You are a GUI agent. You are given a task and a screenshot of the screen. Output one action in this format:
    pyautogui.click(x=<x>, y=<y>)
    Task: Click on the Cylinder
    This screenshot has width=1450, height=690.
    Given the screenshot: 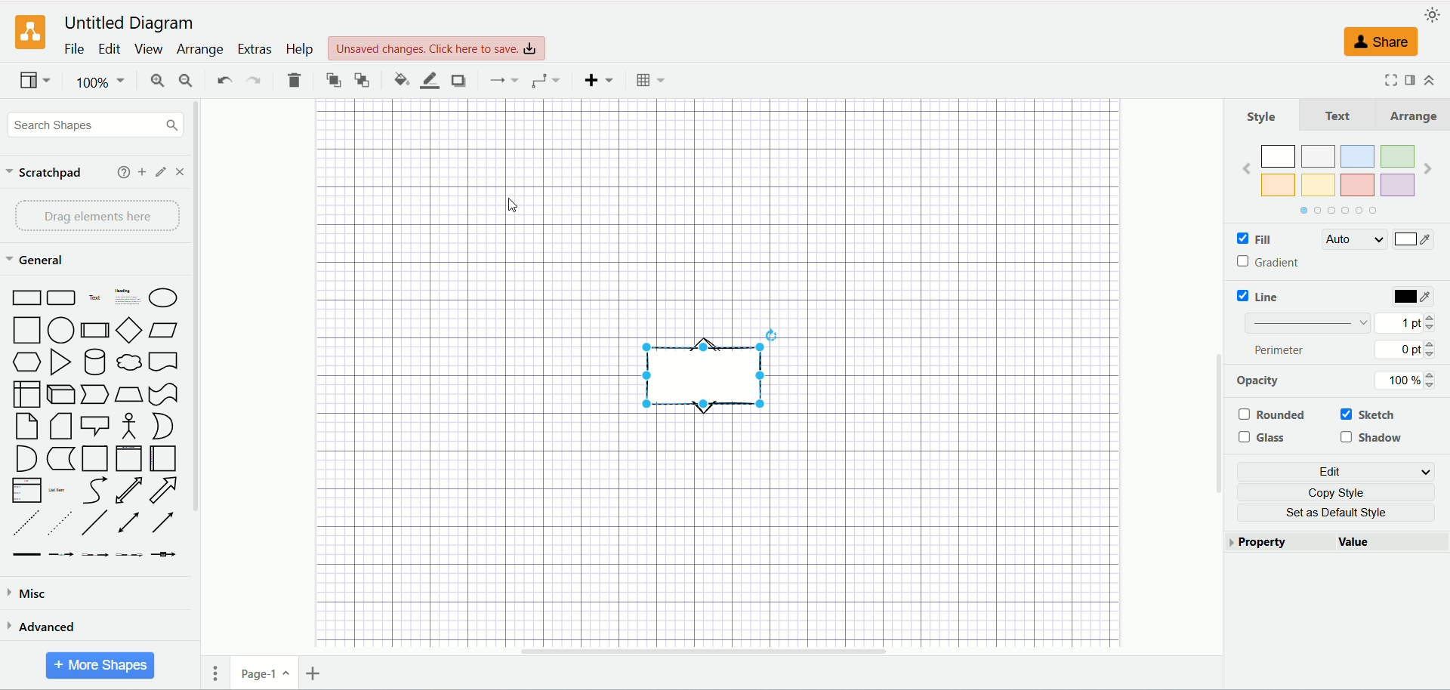 What is the action you would take?
    pyautogui.click(x=97, y=362)
    